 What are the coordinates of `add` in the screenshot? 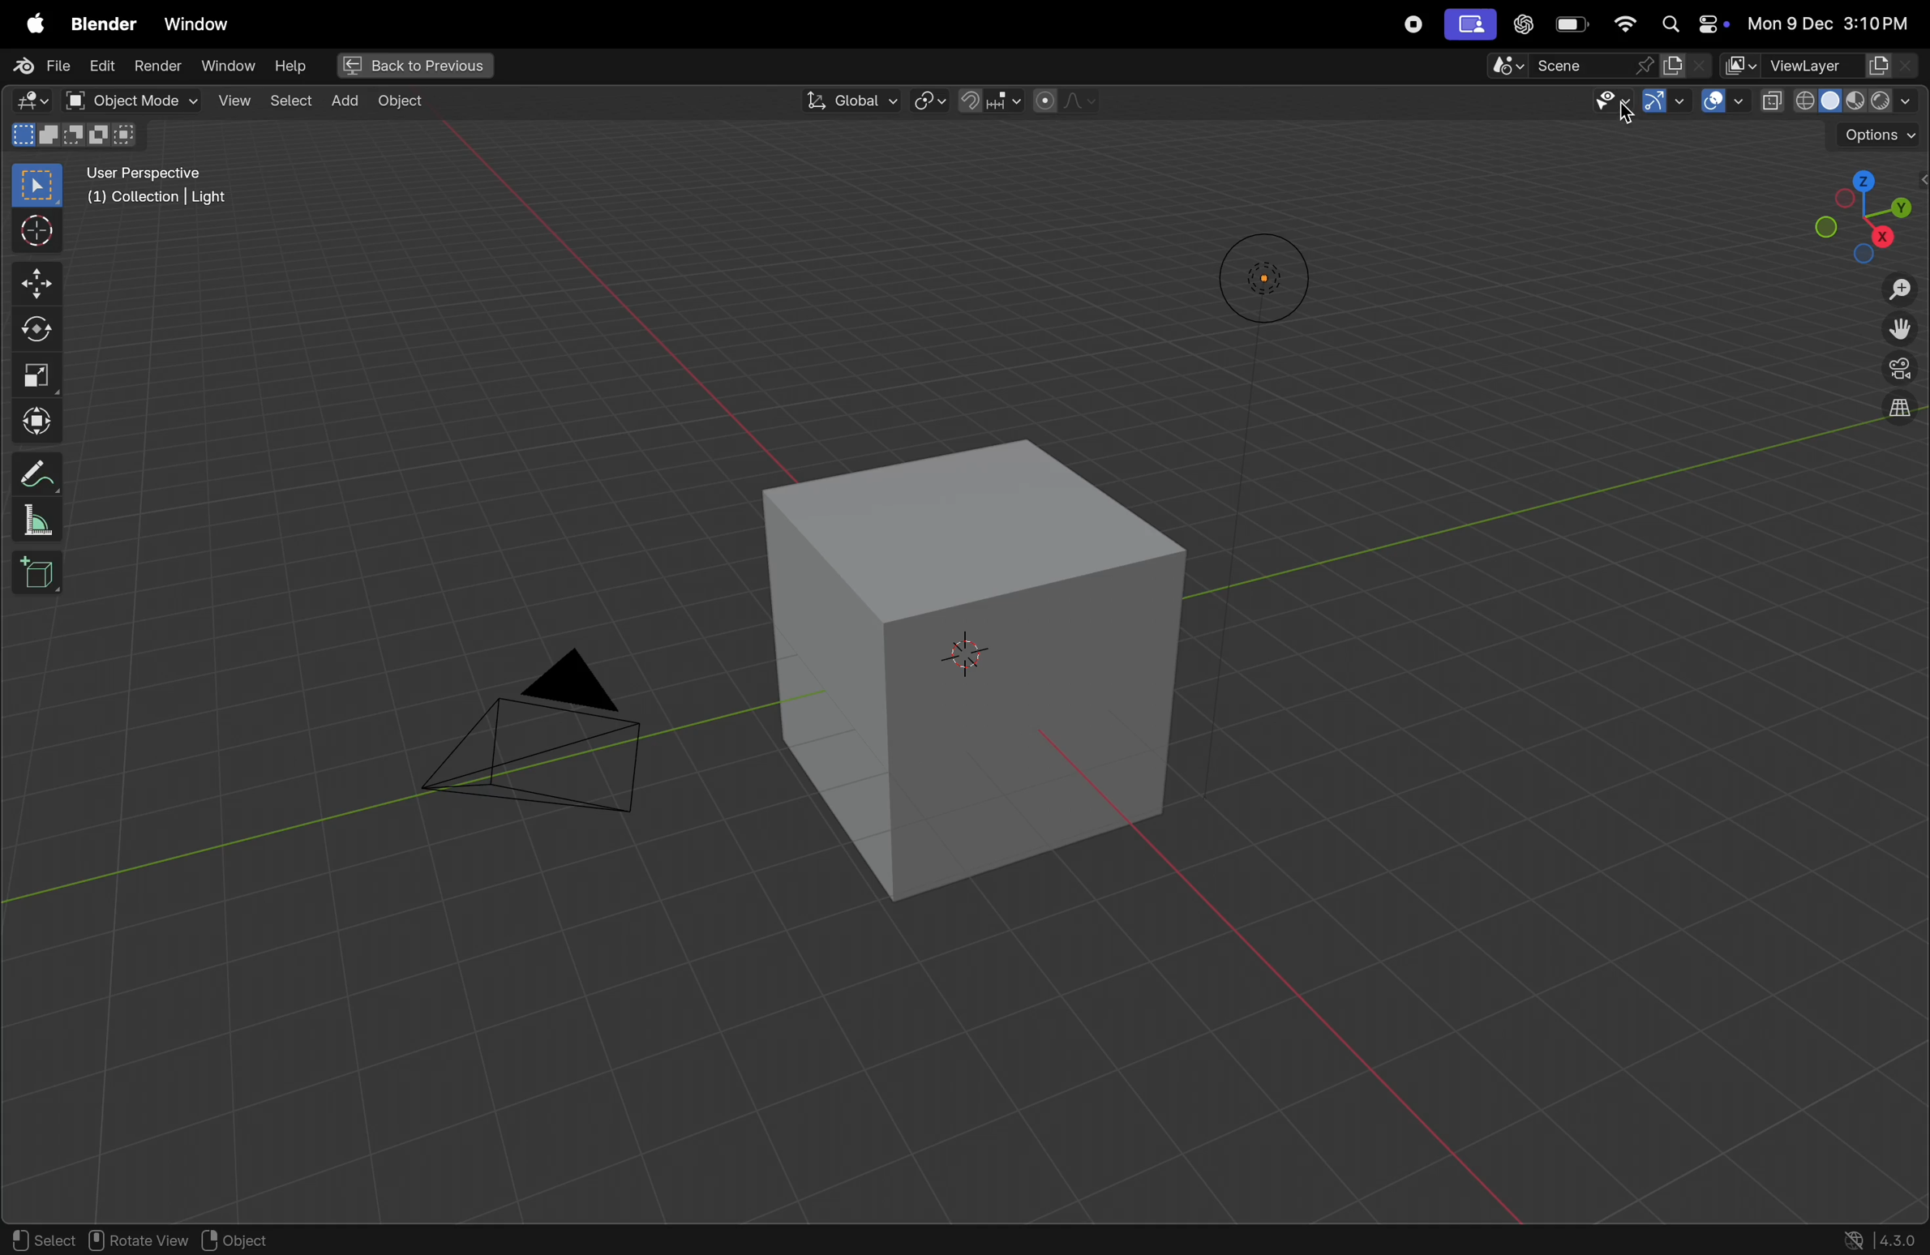 It's located at (344, 102).